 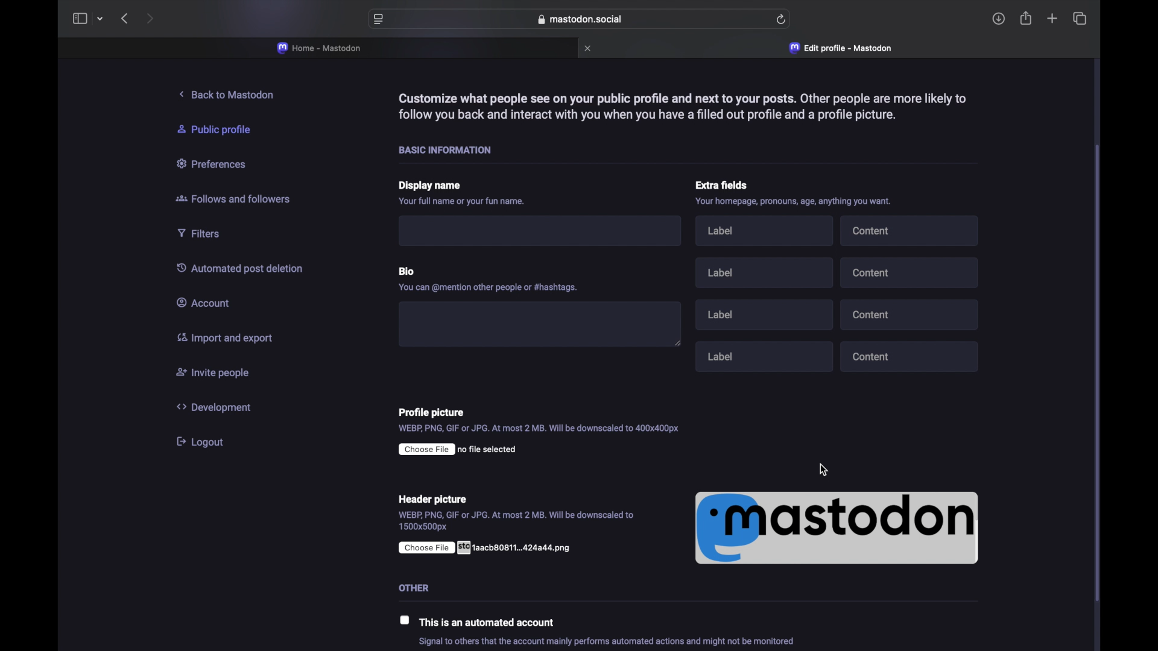 What do you see at coordinates (221, 130) in the screenshot?
I see `public profile` at bounding box center [221, 130].